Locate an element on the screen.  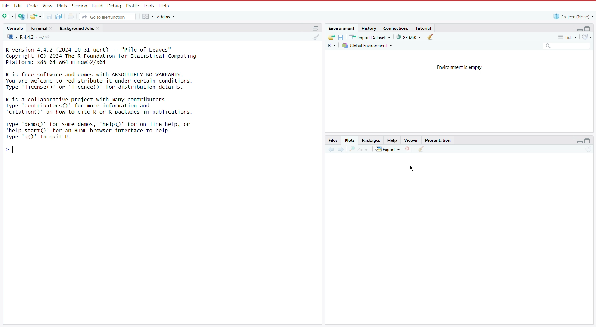
Tutorial is located at coordinates (424, 28).